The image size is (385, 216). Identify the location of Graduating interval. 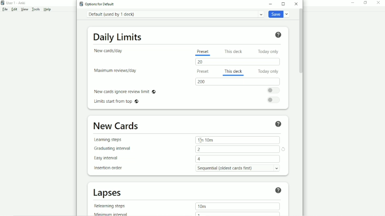
(112, 149).